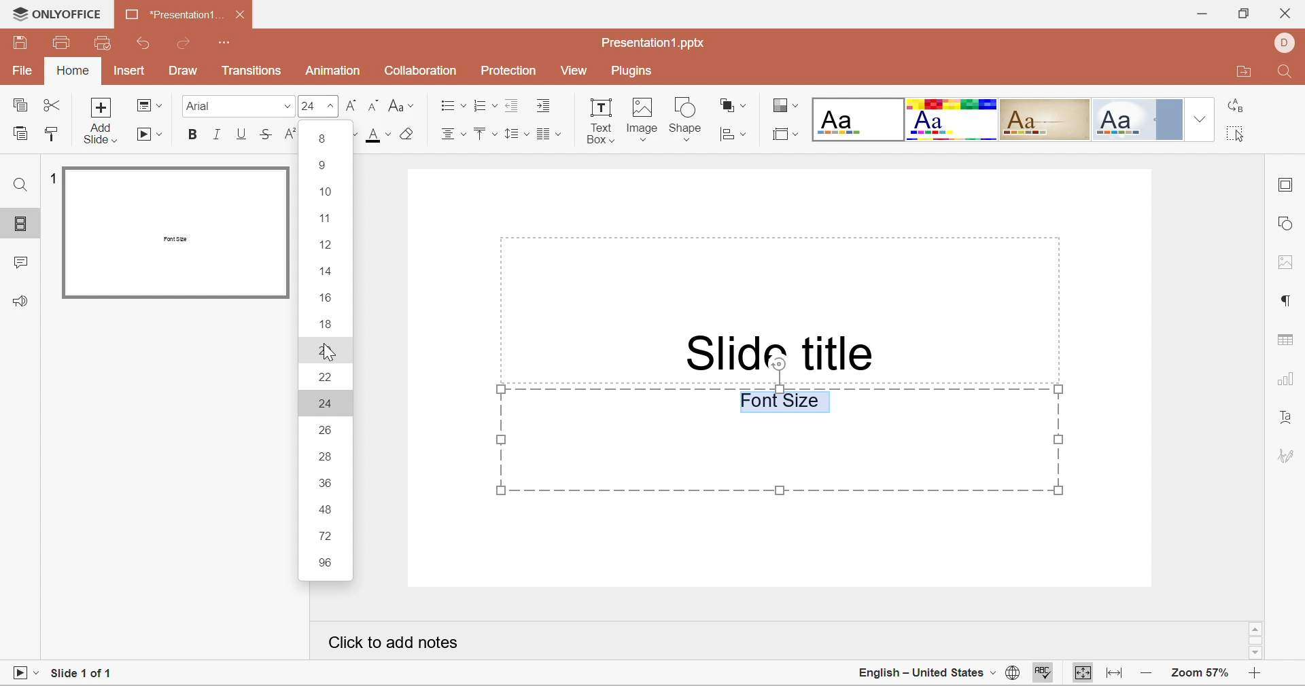  I want to click on Text Box, so click(600, 123).